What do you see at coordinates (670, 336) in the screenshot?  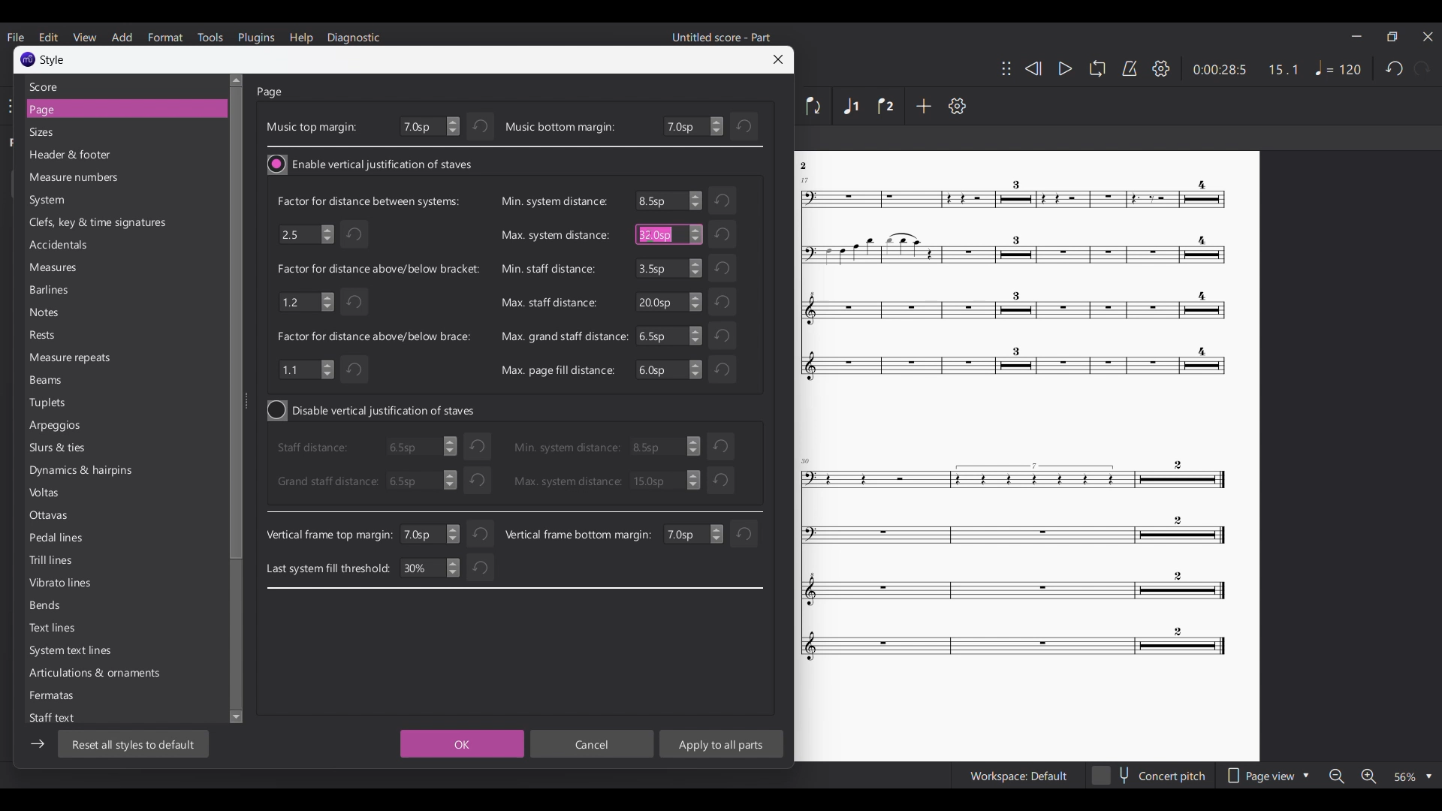 I see `6.5sp` at bounding box center [670, 336].